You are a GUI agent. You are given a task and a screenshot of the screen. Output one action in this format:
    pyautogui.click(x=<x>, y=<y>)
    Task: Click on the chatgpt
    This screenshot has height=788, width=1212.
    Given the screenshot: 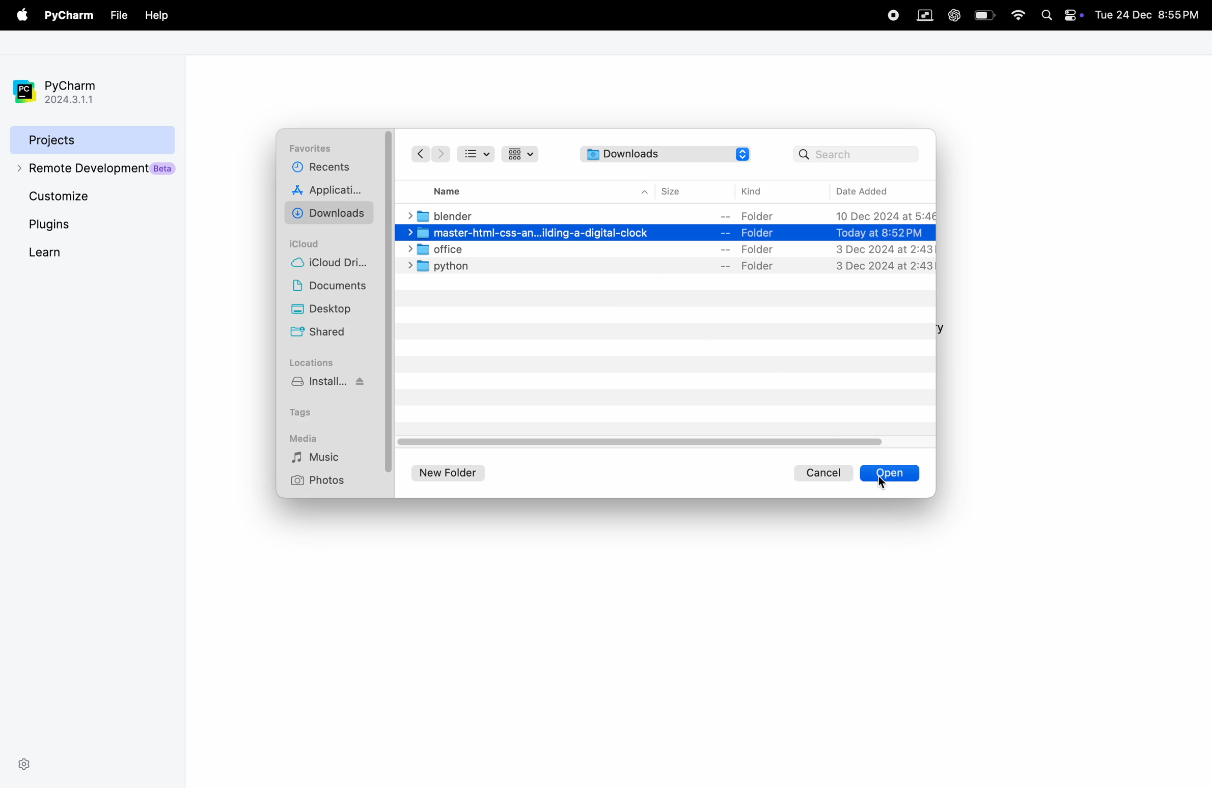 What is the action you would take?
    pyautogui.click(x=953, y=14)
    